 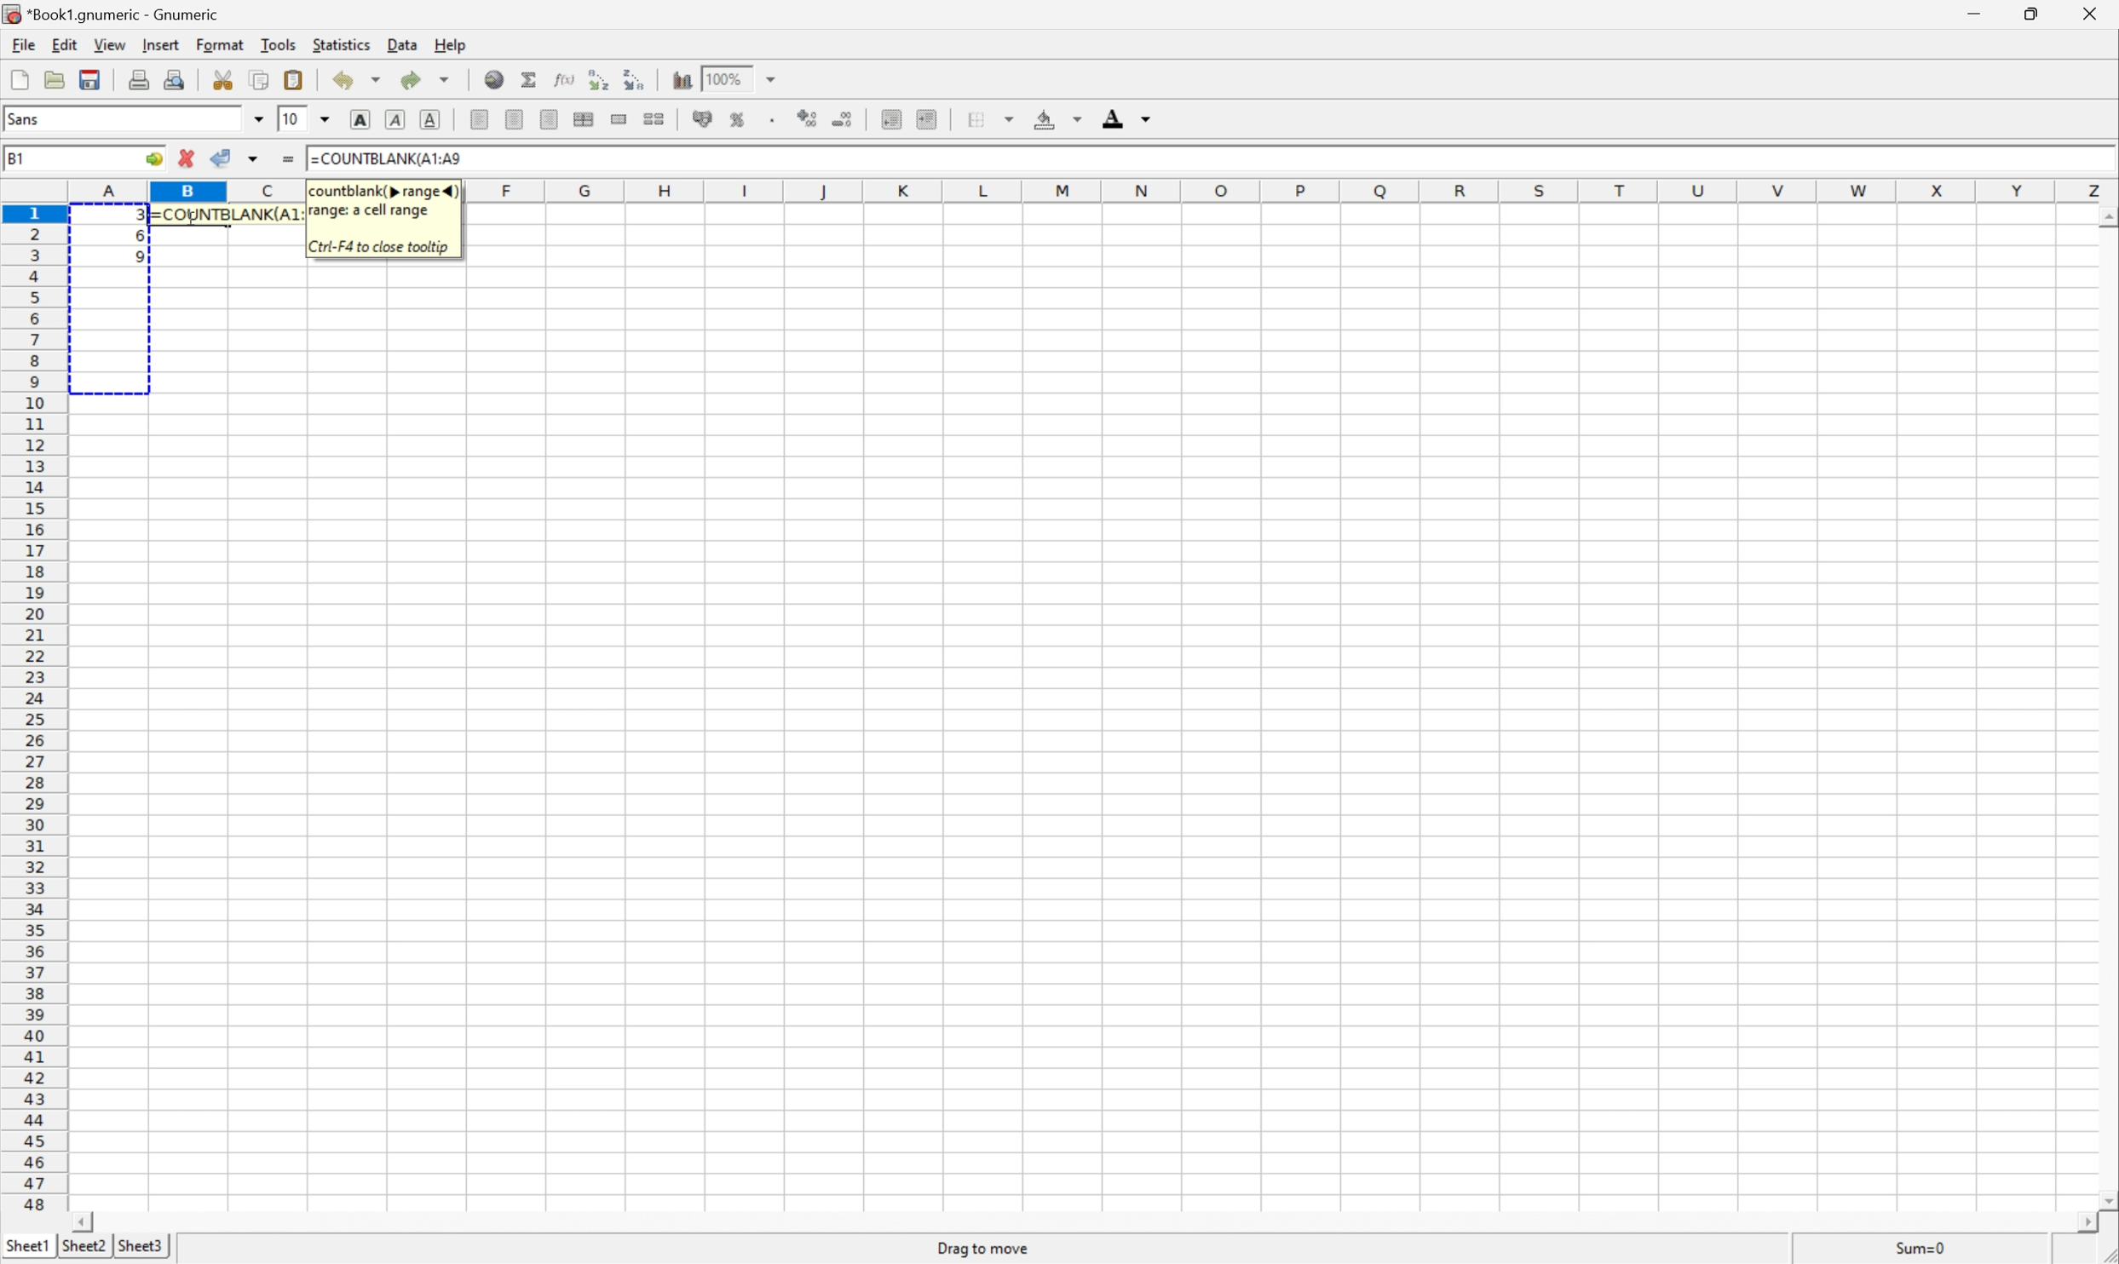 What do you see at coordinates (584, 117) in the screenshot?
I see `Center horizontally across selection` at bounding box center [584, 117].